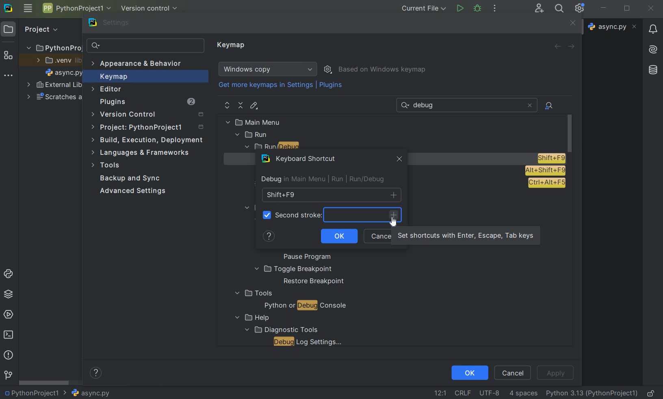 Image resolution: width=663 pixels, height=399 pixels. Describe the element at coordinates (558, 9) in the screenshot. I see `search everywhere` at that location.